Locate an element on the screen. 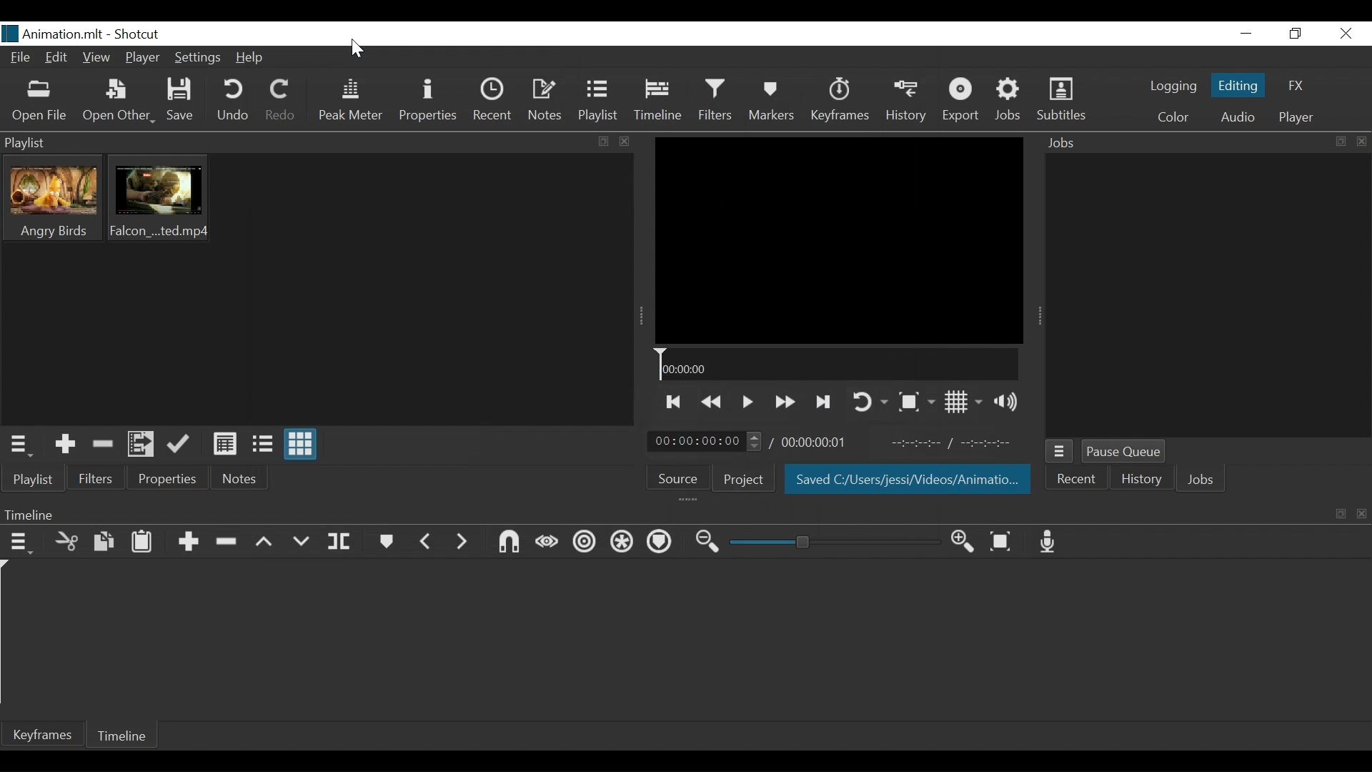 The width and height of the screenshot is (1372, 772). Ripple Delete is located at coordinates (226, 542).